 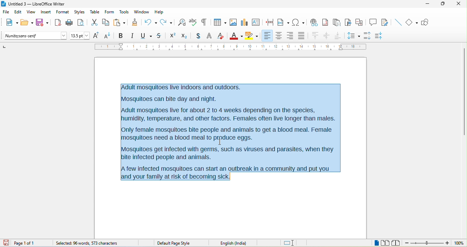 I want to click on undo, so click(x=151, y=22).